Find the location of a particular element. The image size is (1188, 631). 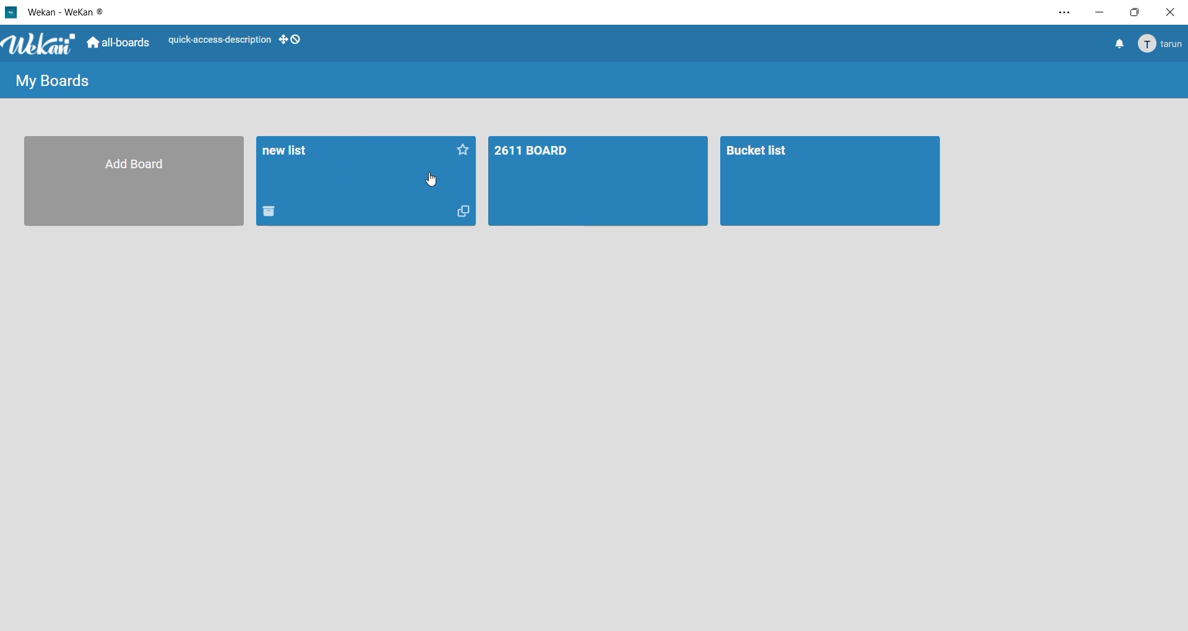

star board is located at coordinates (464, 152).